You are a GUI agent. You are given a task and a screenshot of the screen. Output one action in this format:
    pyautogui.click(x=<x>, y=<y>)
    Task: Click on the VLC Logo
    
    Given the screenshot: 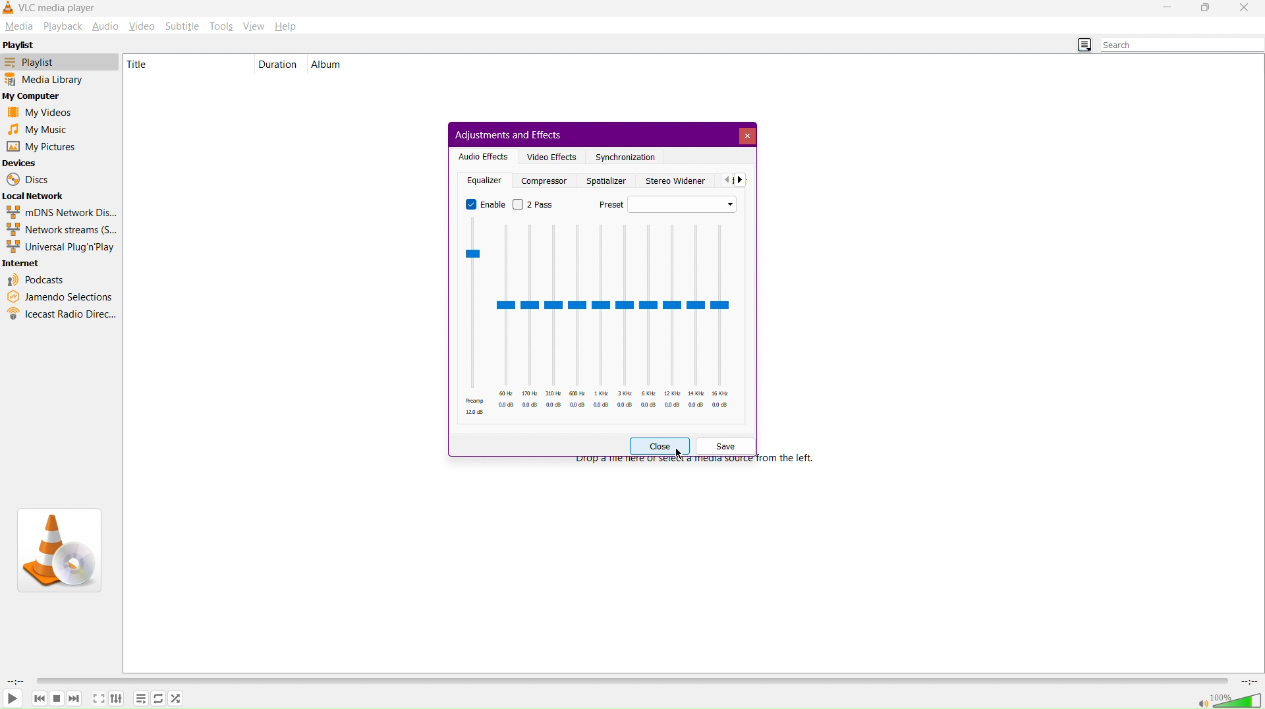 What is the action you would take?
    pyautogui.click(x=62, y=544)
    